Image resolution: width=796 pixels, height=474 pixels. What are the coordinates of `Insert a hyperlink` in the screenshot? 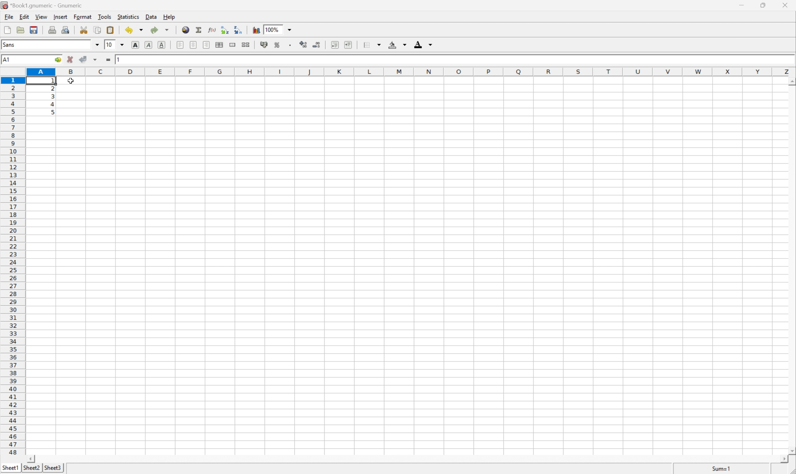 It's located at (186, 30).